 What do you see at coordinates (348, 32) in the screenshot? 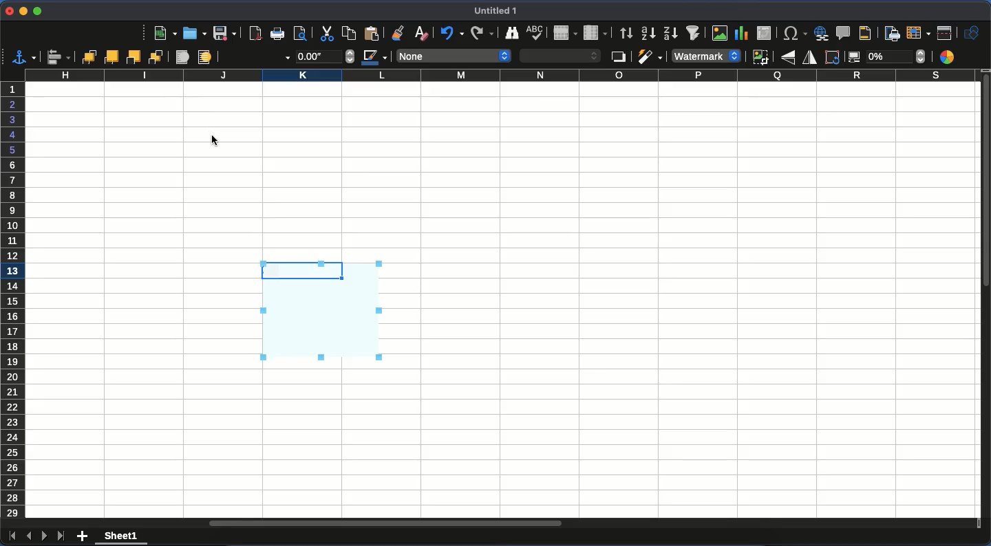
I see `paste` at bounding box center [348, 32].